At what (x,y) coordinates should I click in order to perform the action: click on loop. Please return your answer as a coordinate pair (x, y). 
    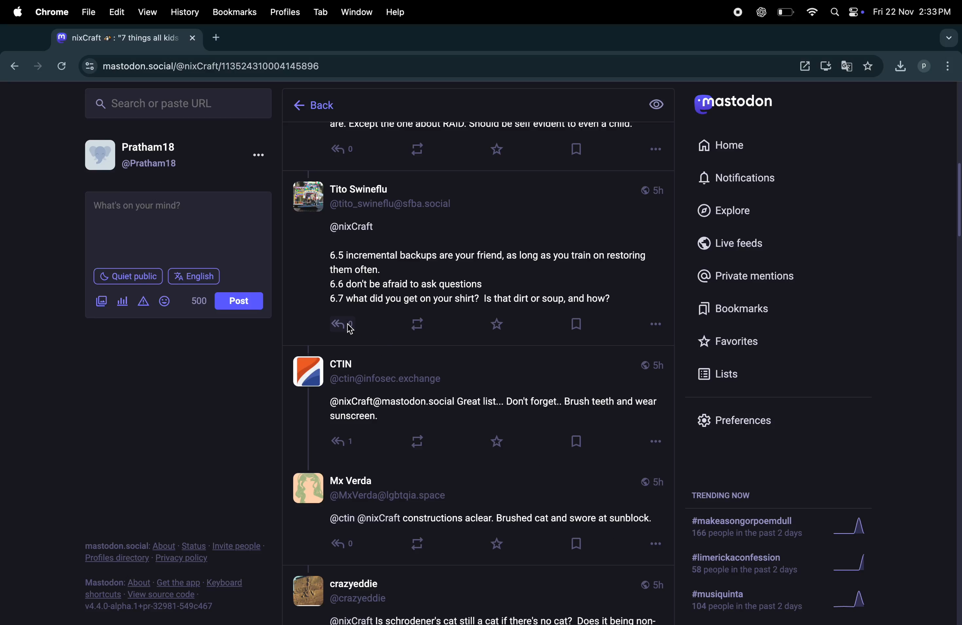
    Looking at the image, I should click on (417, 443).